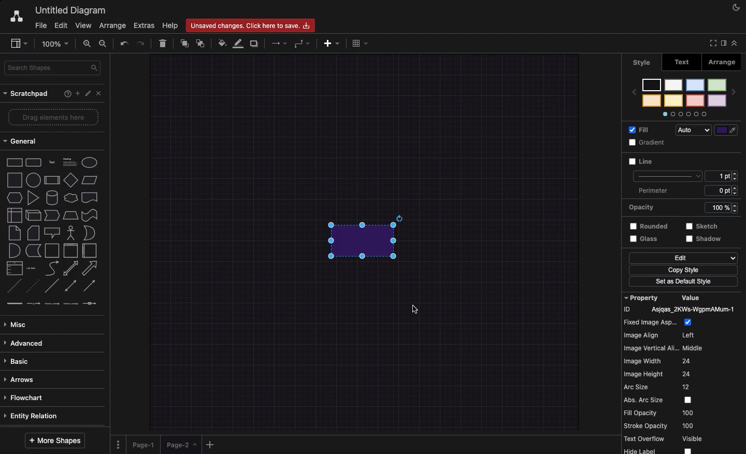  I want to click on Fill color, so click(223, 42).